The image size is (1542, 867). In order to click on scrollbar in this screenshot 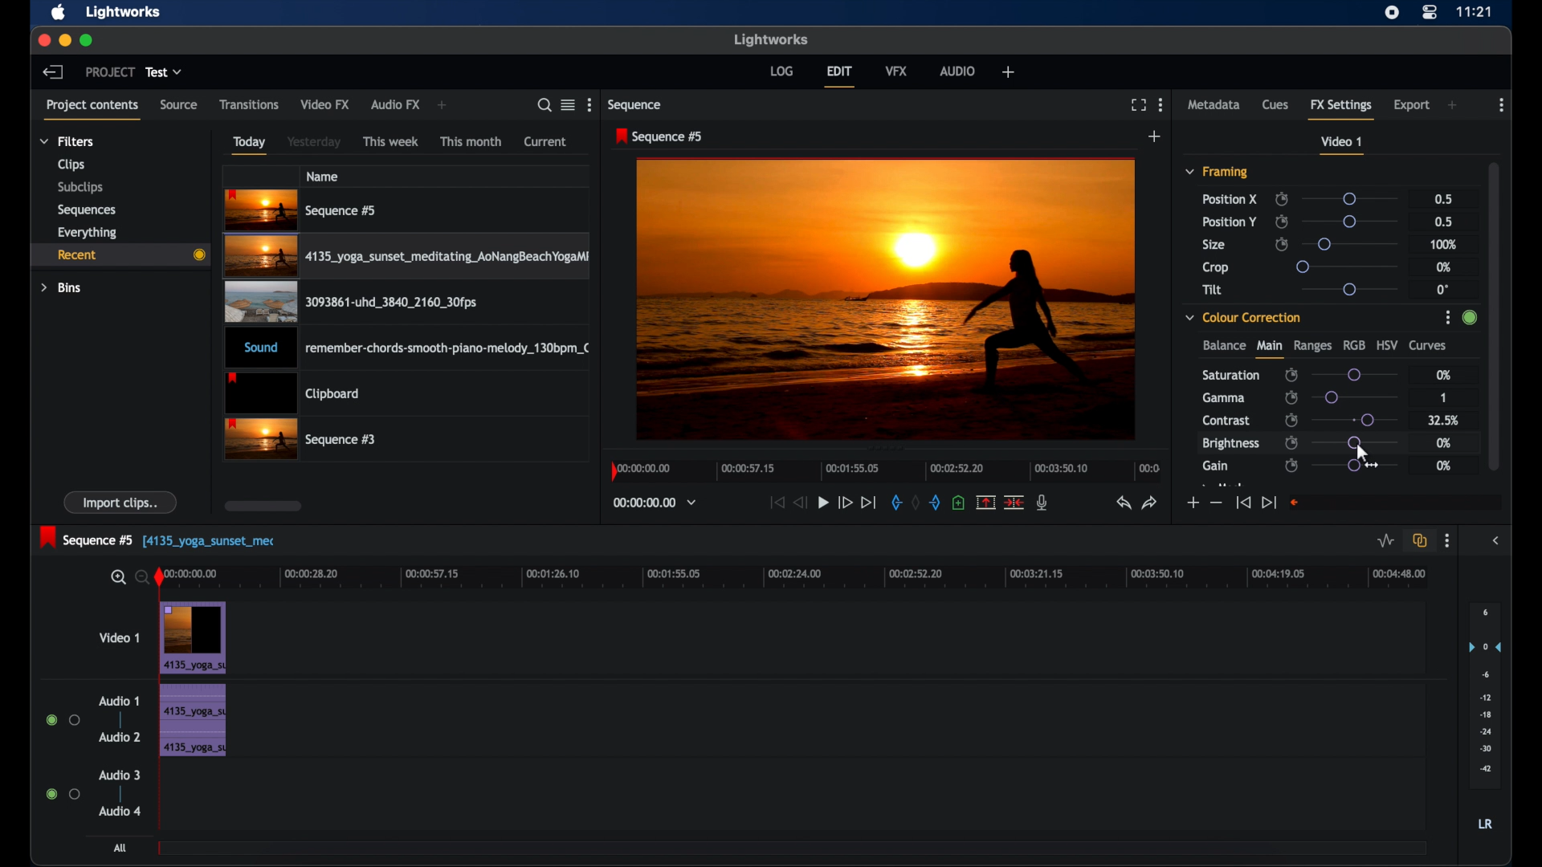, I will do `click(1496, 314)`.